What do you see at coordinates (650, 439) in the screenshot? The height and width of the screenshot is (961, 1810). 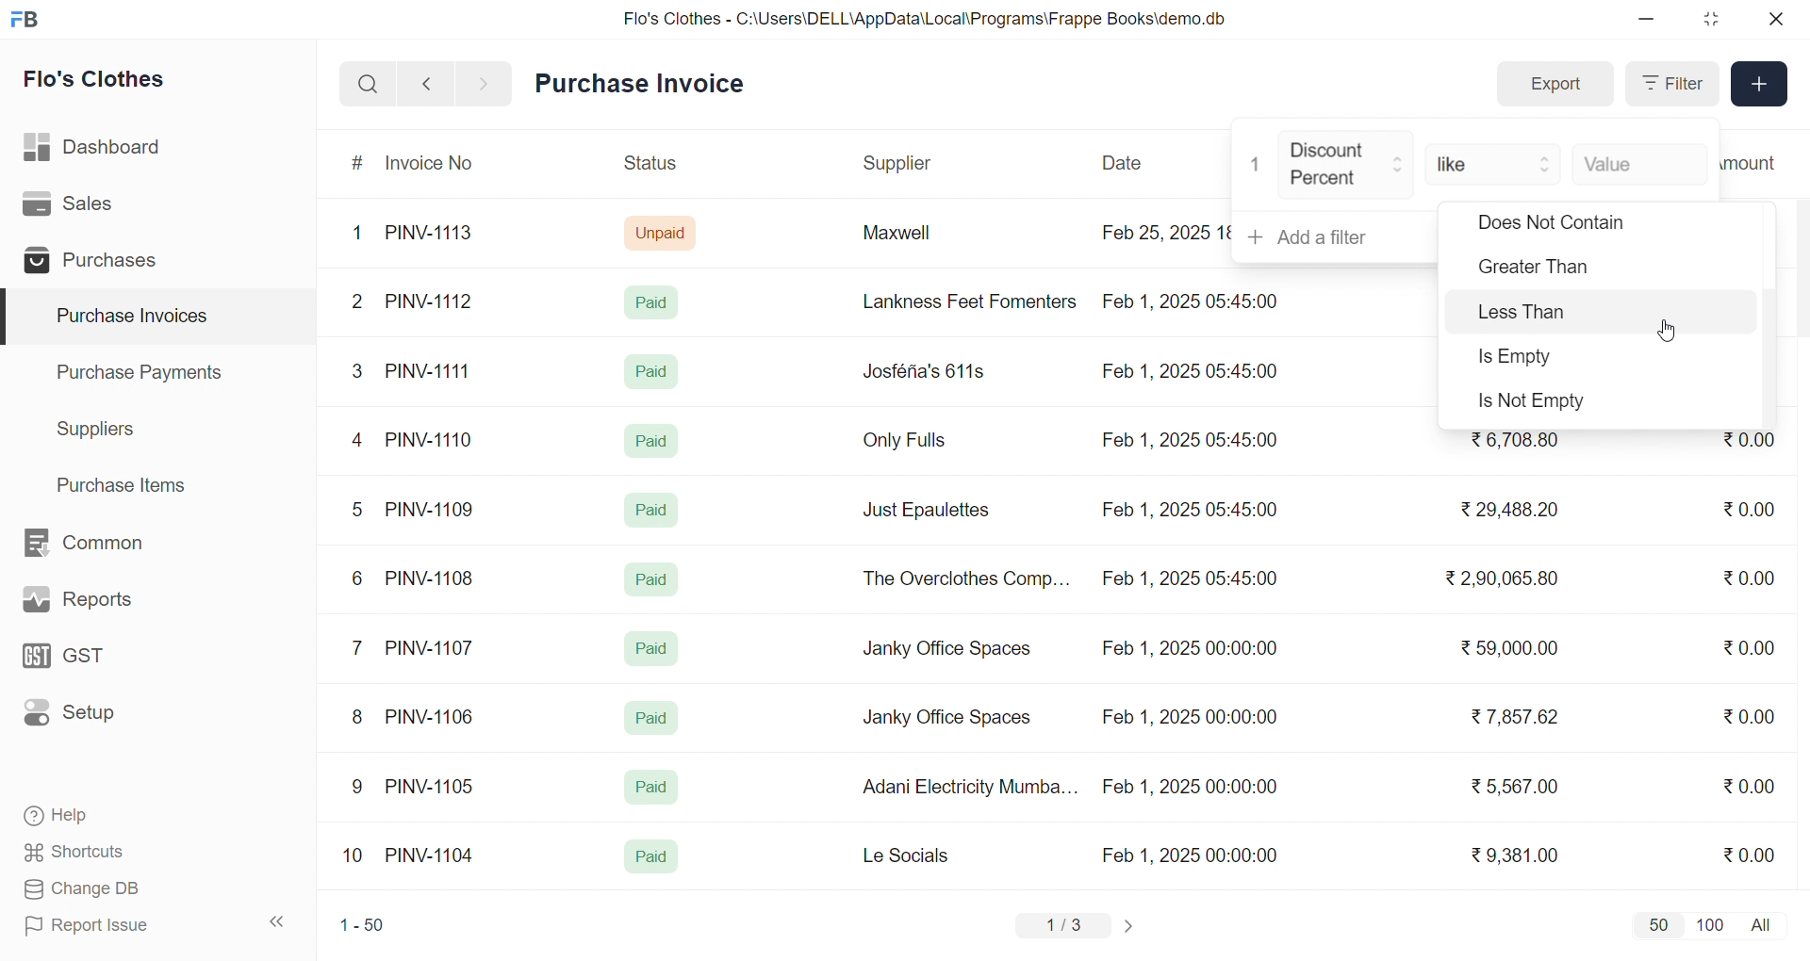 I see `Paid` at bounding box center [650, 439].